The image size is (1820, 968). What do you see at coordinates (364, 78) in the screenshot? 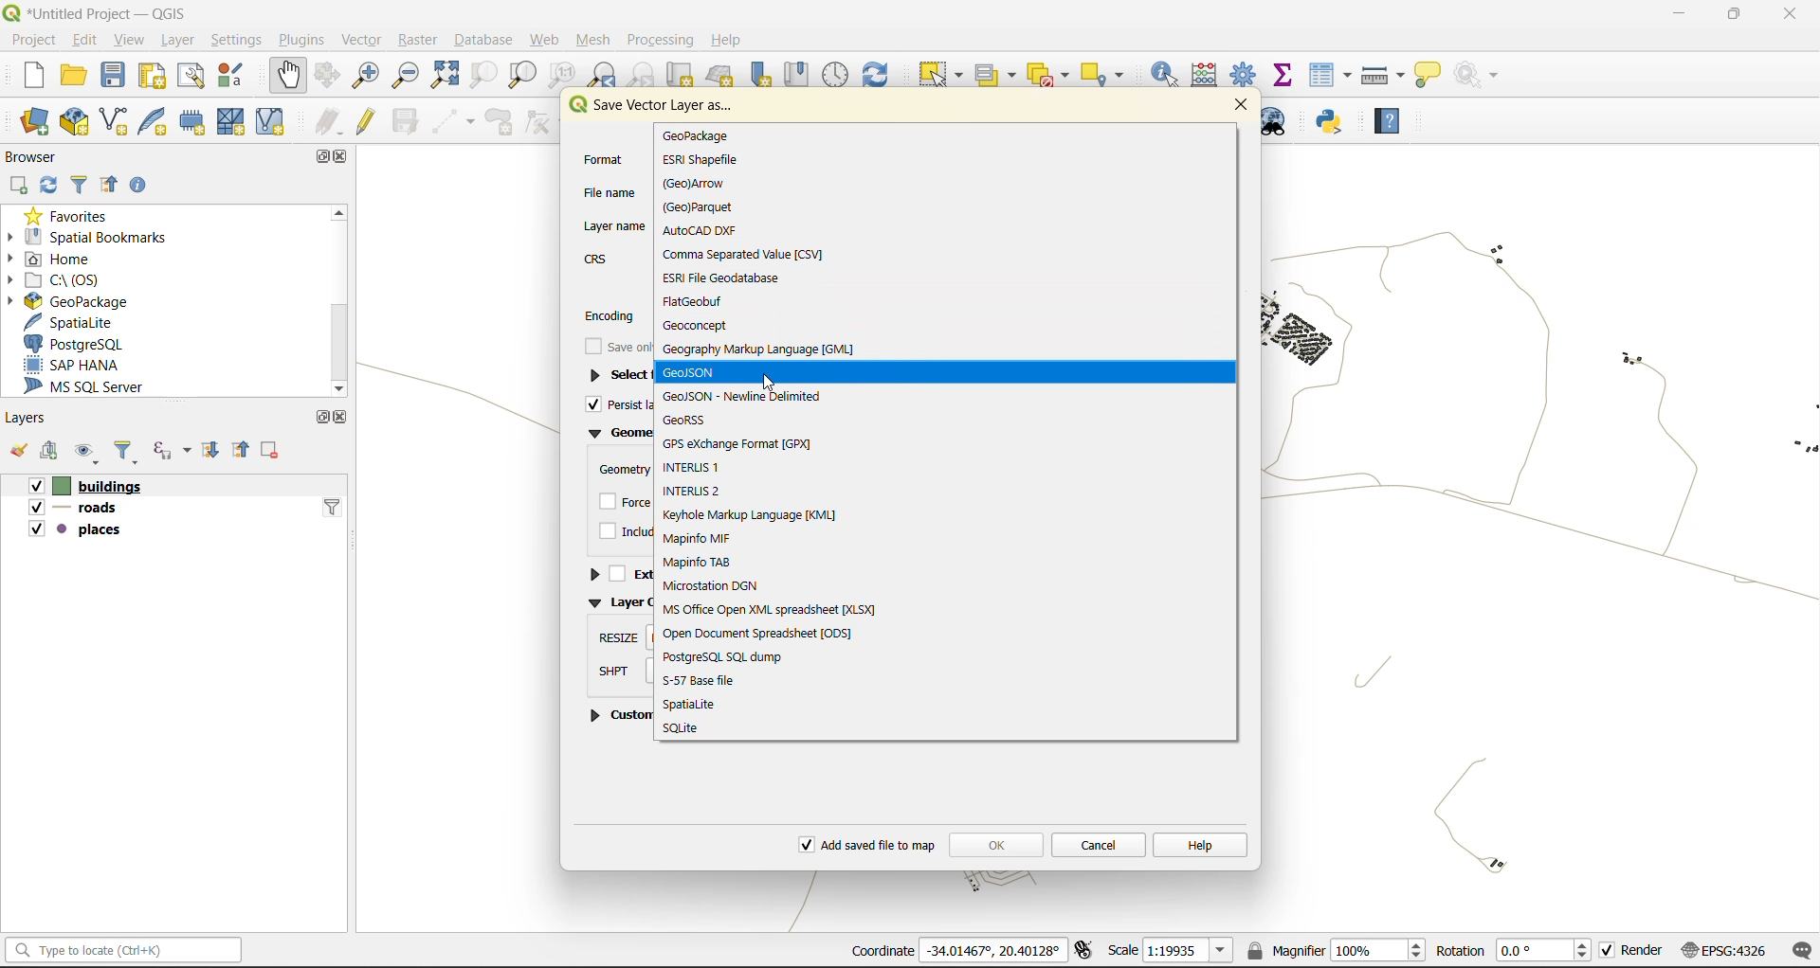
I see `zoom in` at bounding box center [364, 78].